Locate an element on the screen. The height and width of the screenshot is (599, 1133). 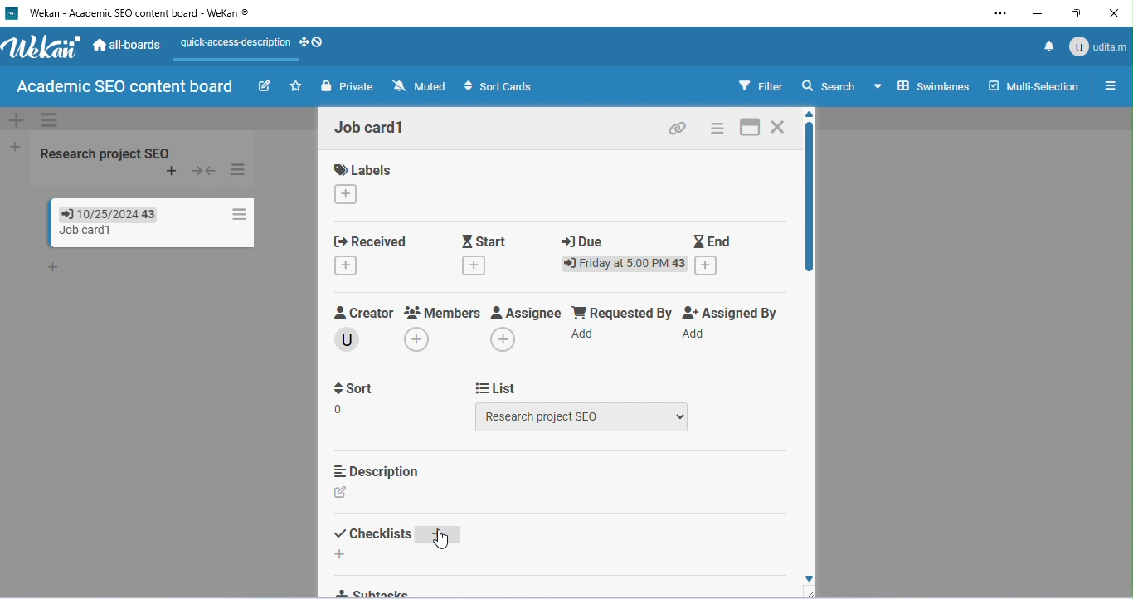
swimlane actions is located at coordinates (51, 119).